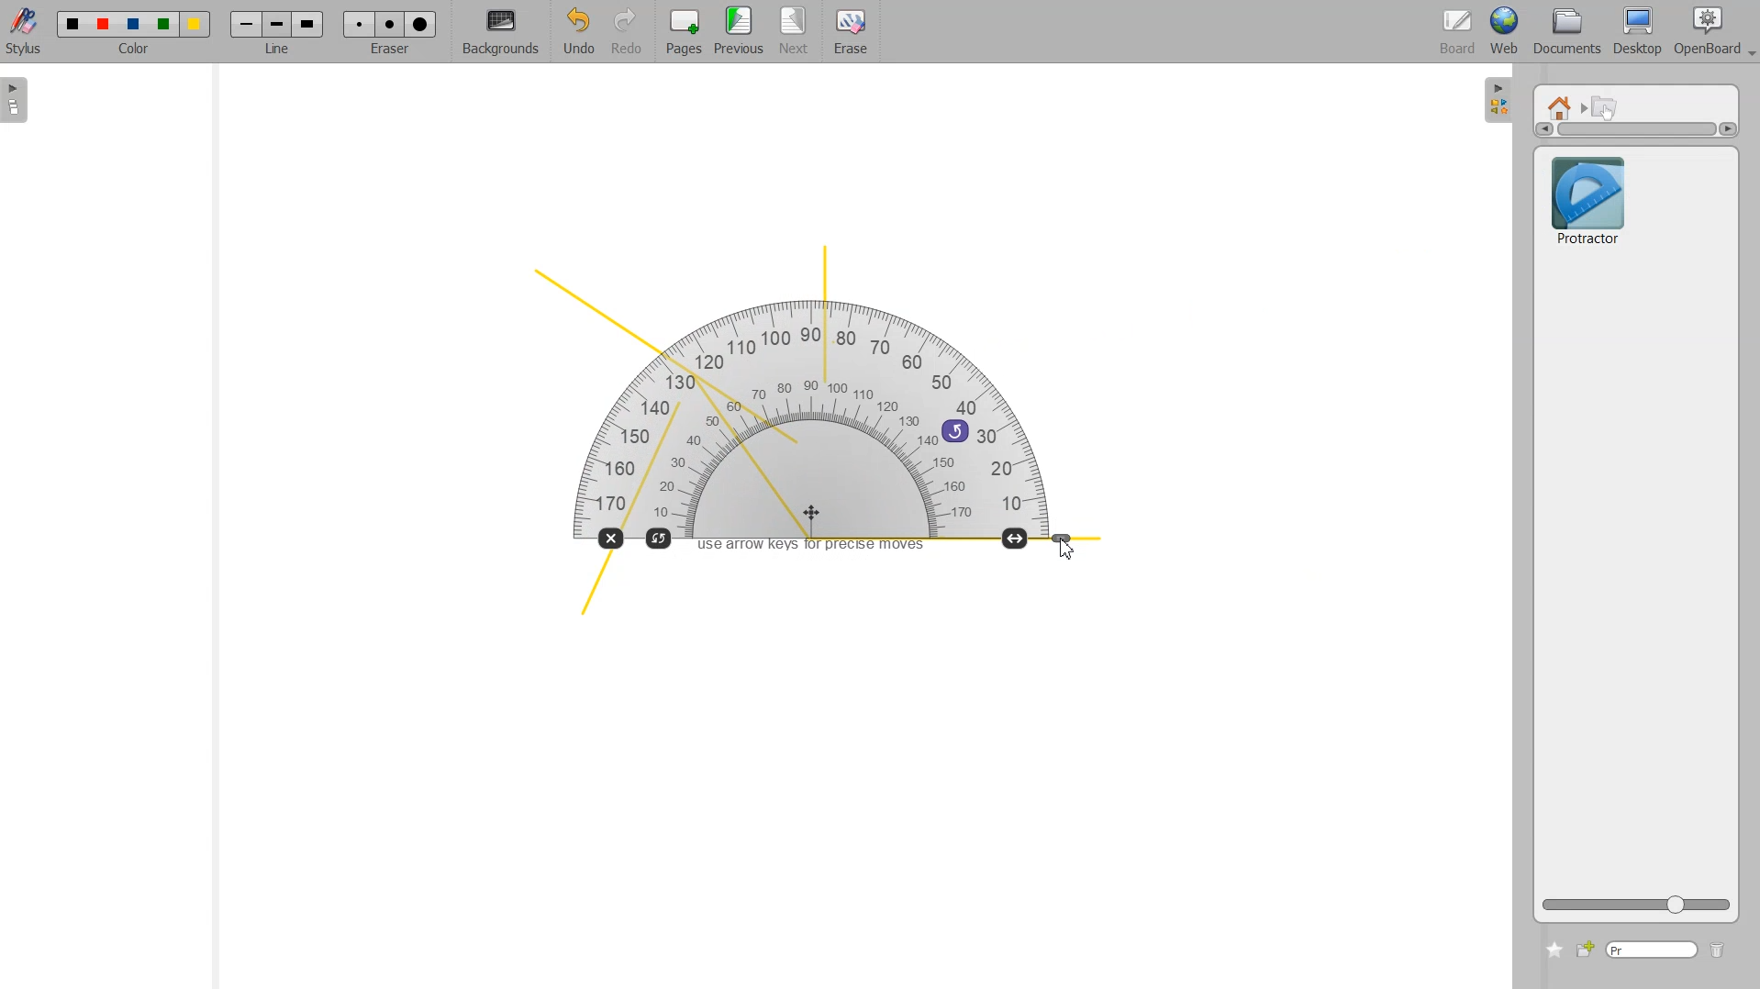  What do you see at coordinates (1636, 129) in the screenshot?
I see `Vertical scrollbar` at bounding box center [1636, 129].